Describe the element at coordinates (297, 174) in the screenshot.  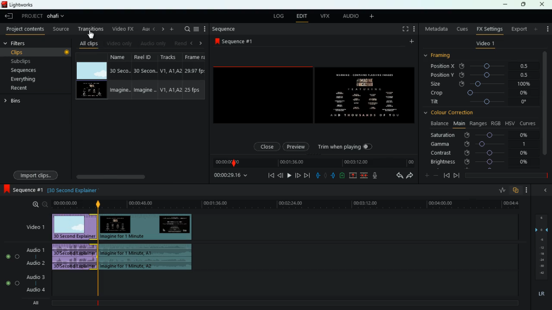
I see `front` at that location.